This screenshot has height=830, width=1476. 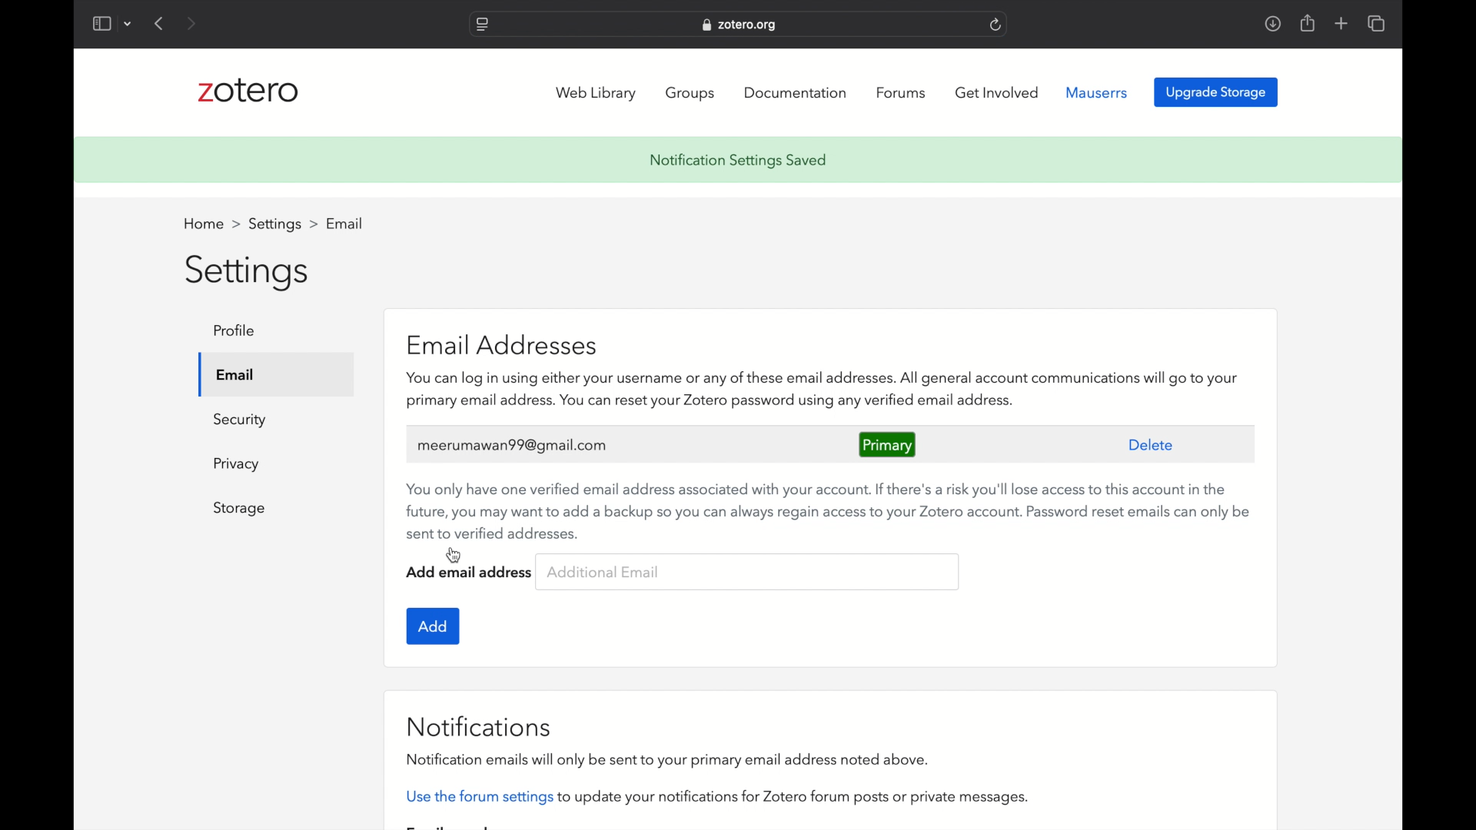 What do you see at coordinates (249, 271) in the screenshot?
I see `settings` at bounding box center [249, 271].